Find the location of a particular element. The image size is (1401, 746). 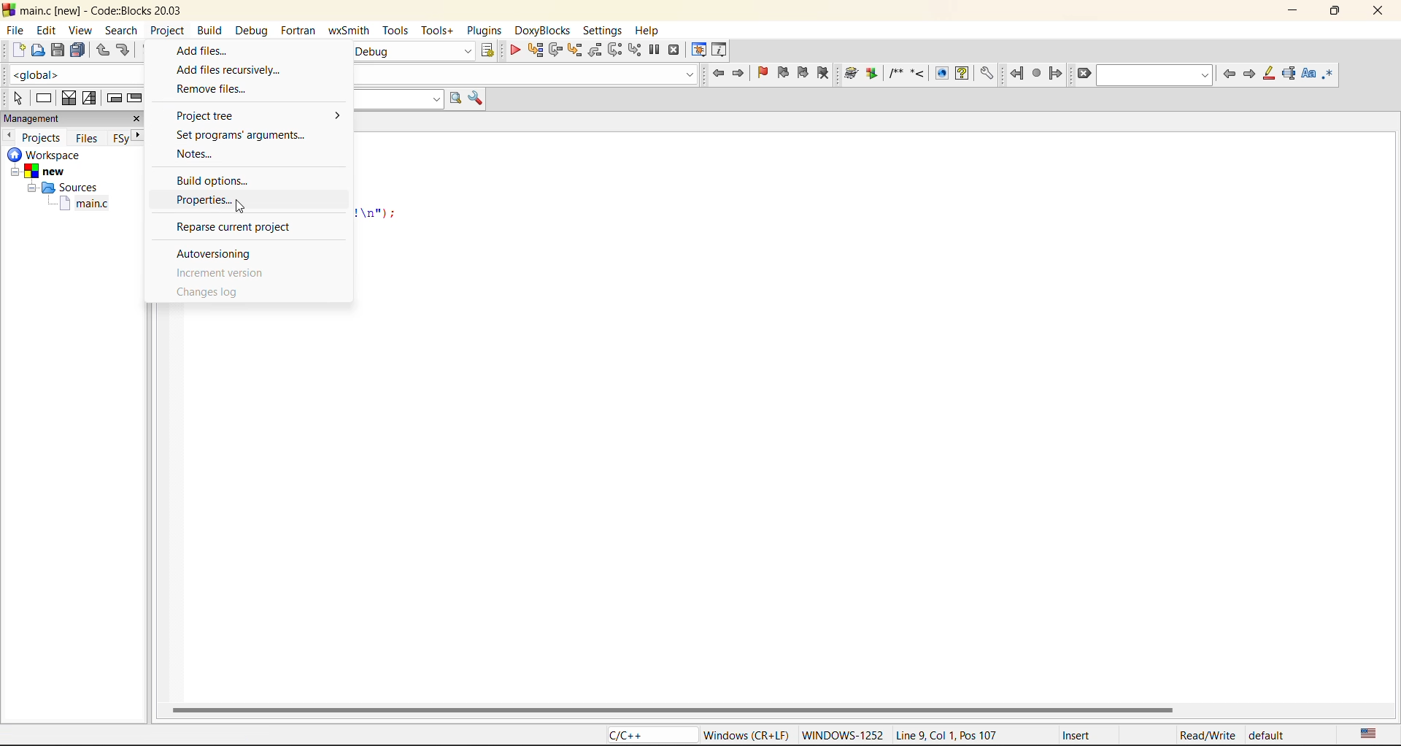

set programs arguments is located at coordinates (246, 135).